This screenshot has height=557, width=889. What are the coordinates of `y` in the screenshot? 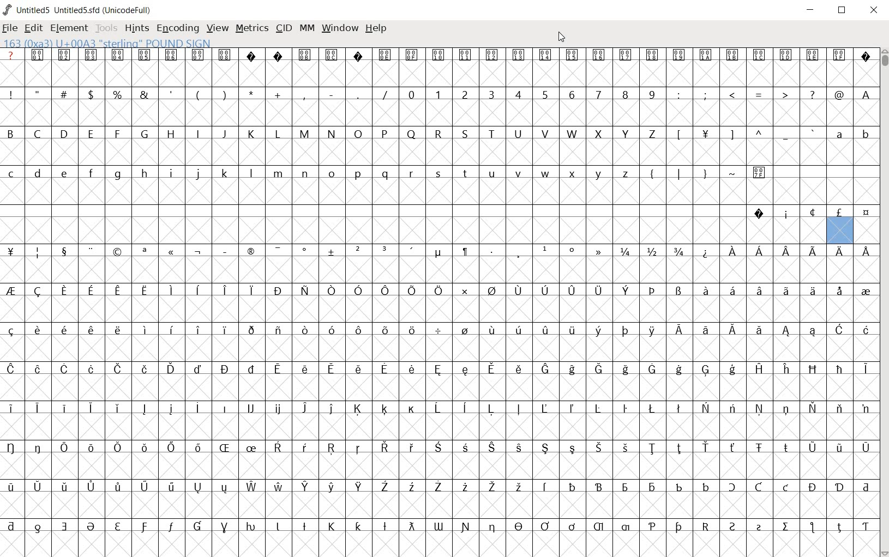 It's located at (599, 173).